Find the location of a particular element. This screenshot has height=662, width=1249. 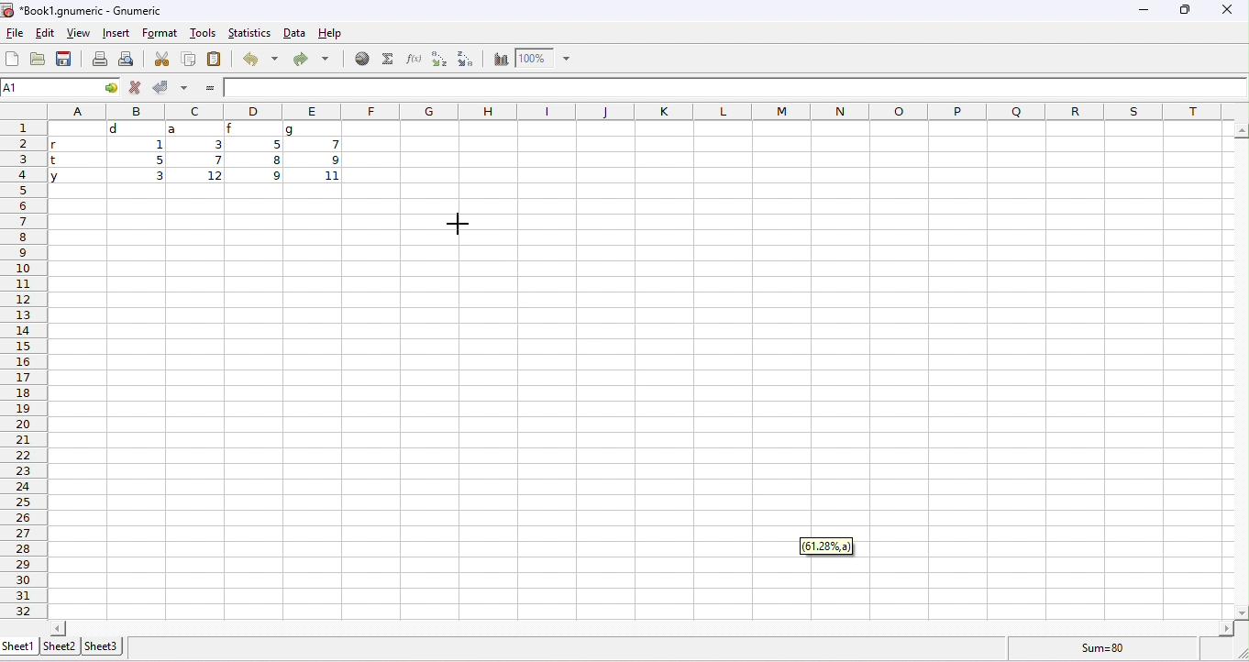

file is located at coordinates (13, 33).